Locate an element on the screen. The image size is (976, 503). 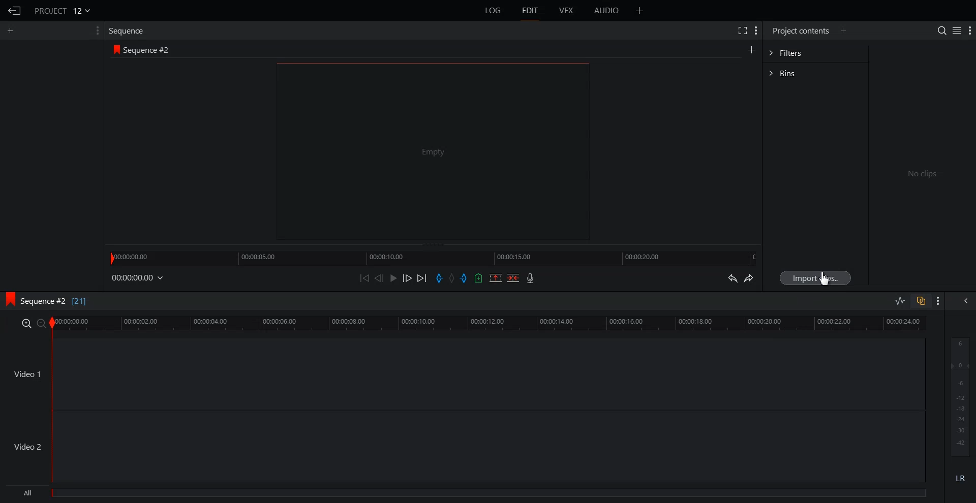
Go Back is located at coordinates (15, 11).